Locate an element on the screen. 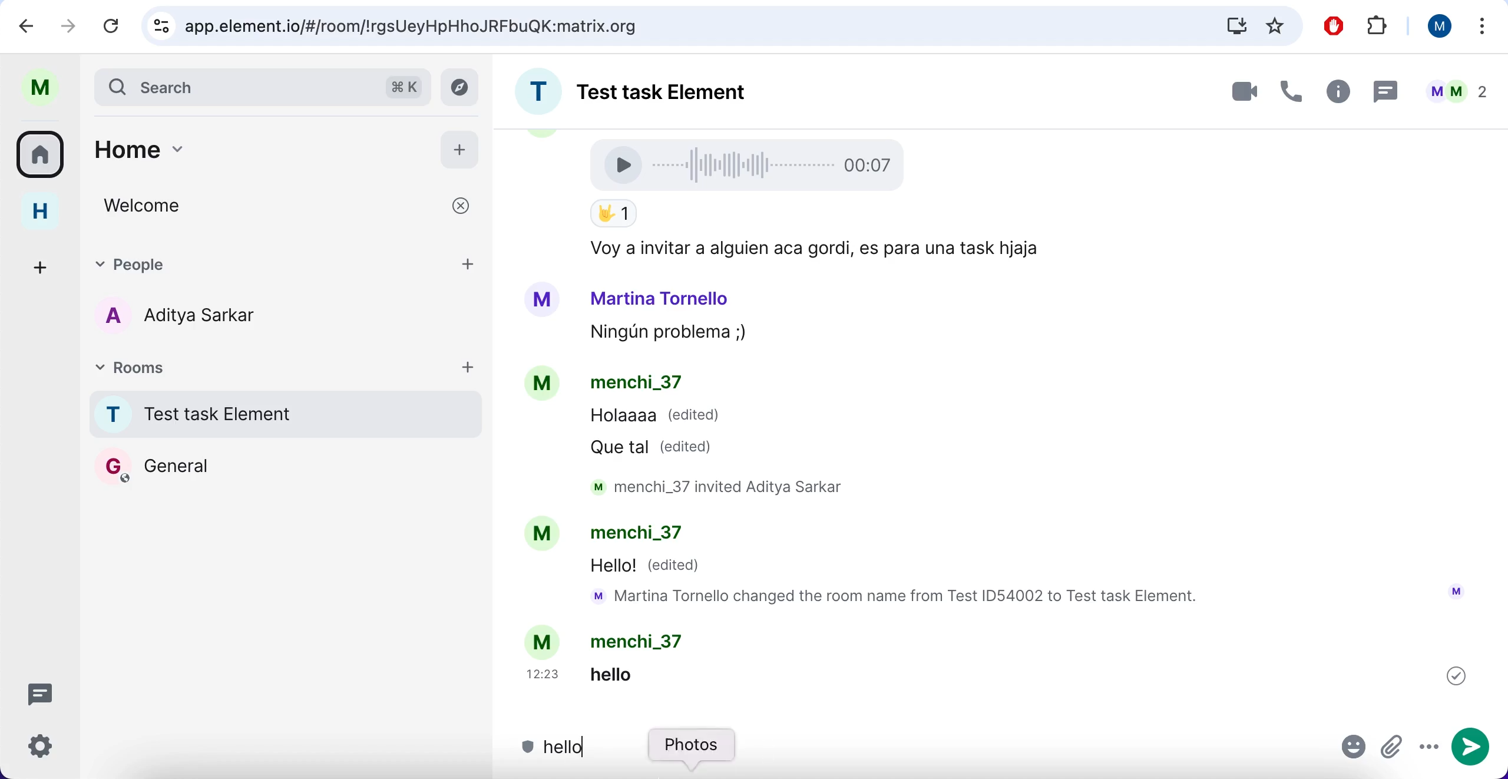 The image size is (1508, 779). mM Martina Tornello changed the room name from Test ID54002 to Test task Element. is located at coordinates (901, 598).